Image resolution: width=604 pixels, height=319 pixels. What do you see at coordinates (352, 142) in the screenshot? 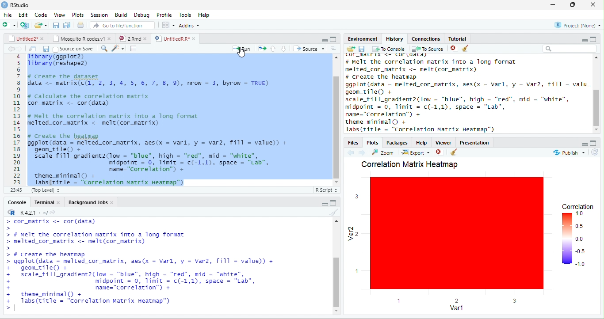
I see `files` at bounding box center [352, 142].